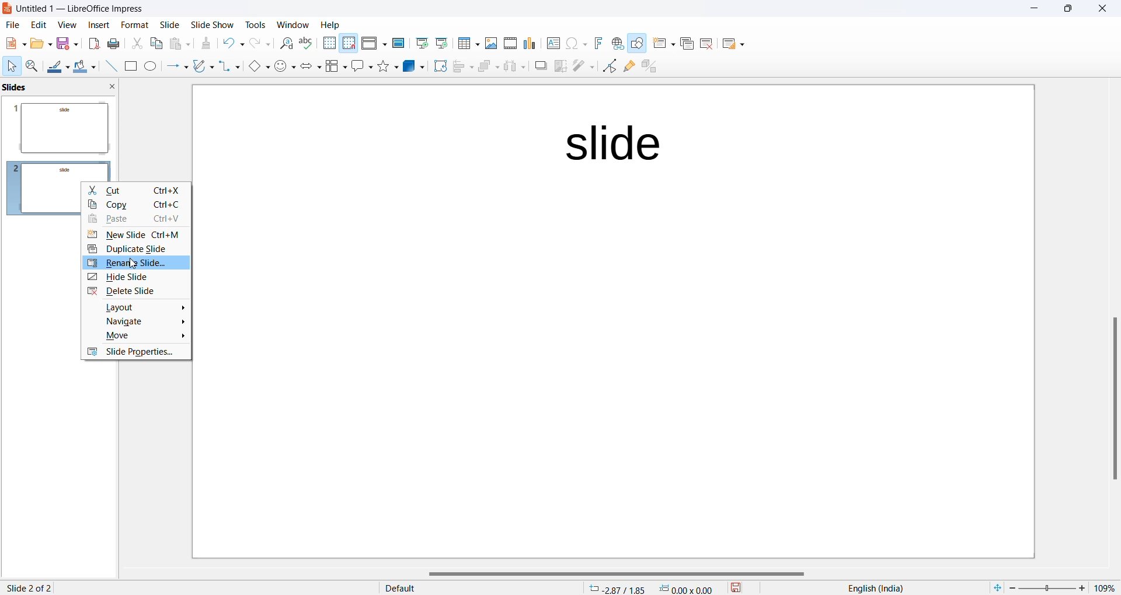  What do you see at coordinates (460, 67) in the screenshot?
I see `Align` at bounding box center [460, 67].